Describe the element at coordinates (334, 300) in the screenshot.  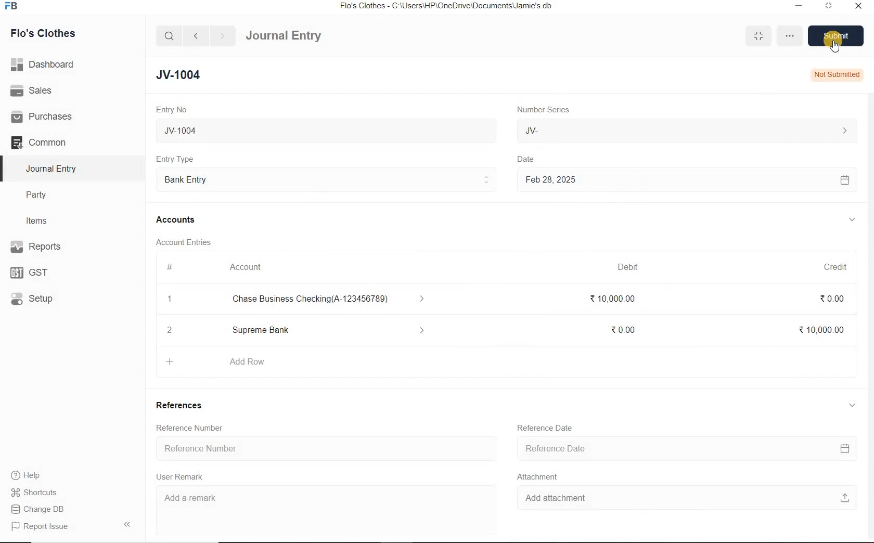
I see `Chase Business Checking(A-123456789)` at that location.